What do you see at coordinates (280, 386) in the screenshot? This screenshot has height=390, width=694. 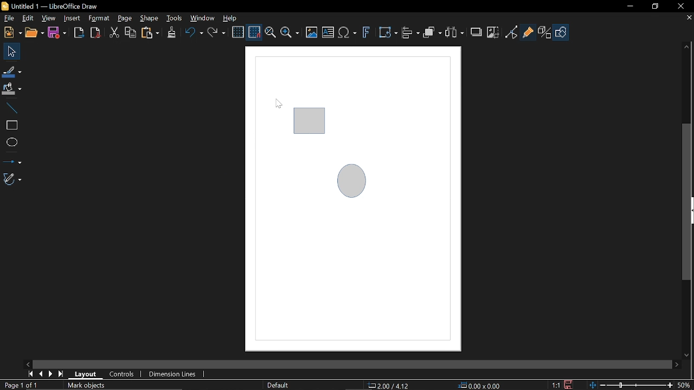 I see `Slide master name` at bounding box center [280, 386].